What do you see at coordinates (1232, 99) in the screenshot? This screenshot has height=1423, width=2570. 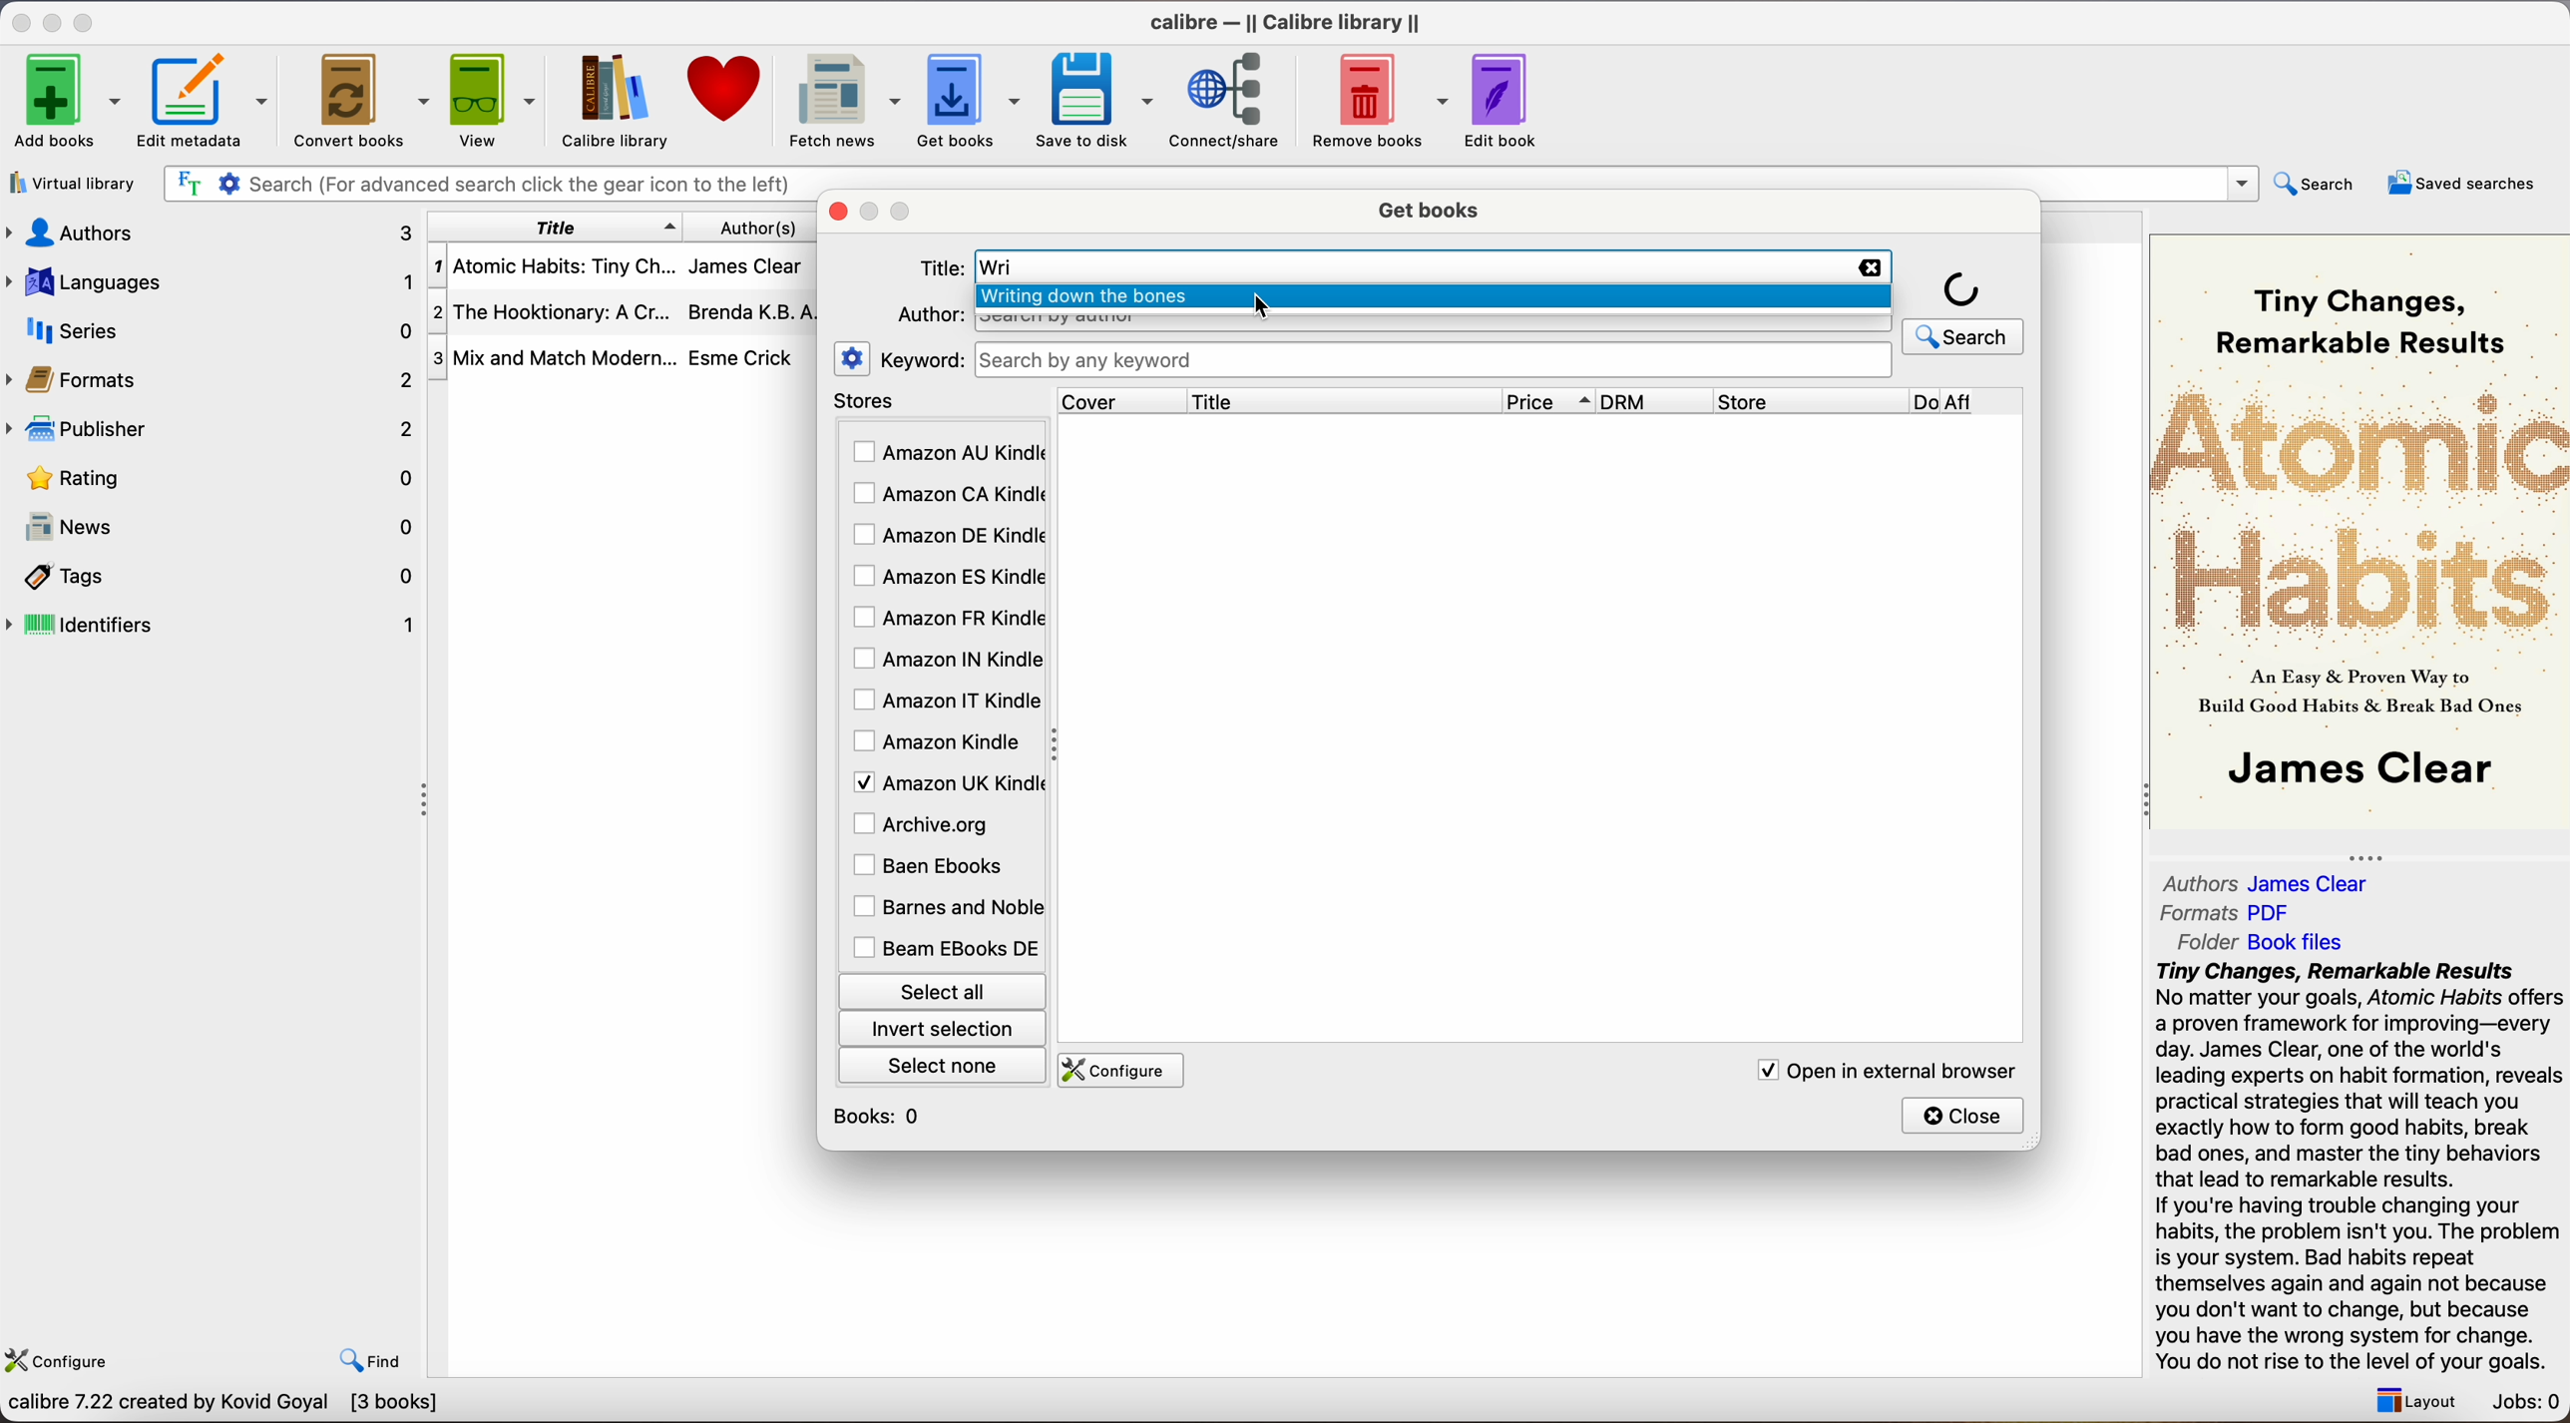 I see `connect/share` at bounding box center [1232, 99].